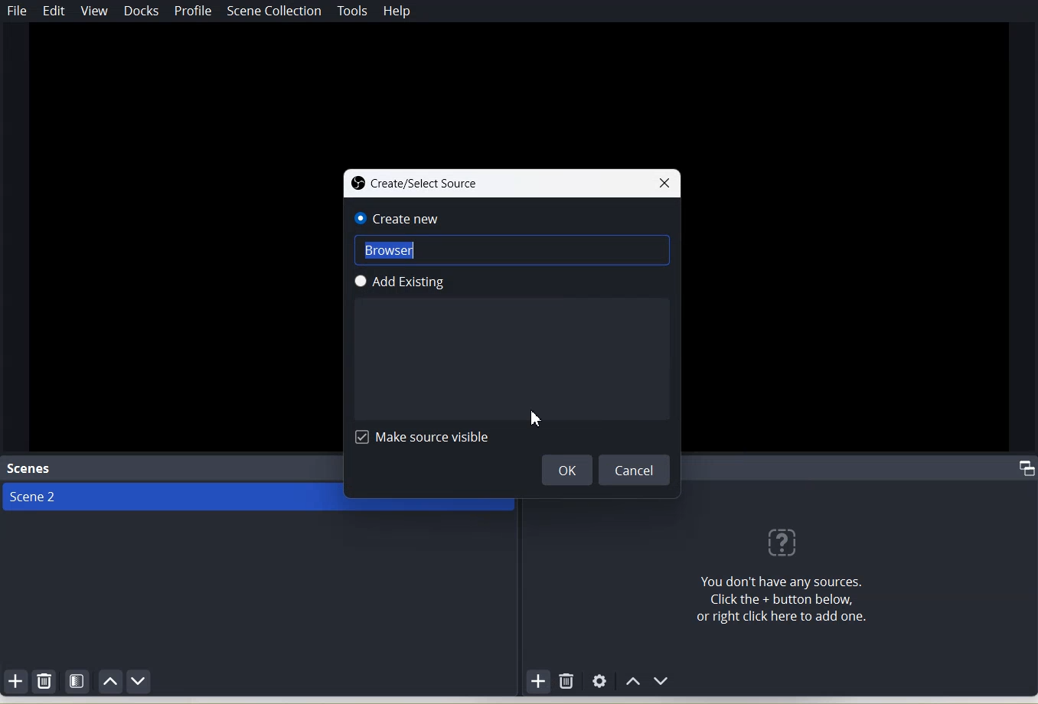 The width and height of the screenshot is (1038, 704). I want to click on Scene 2, so click(170, 497).